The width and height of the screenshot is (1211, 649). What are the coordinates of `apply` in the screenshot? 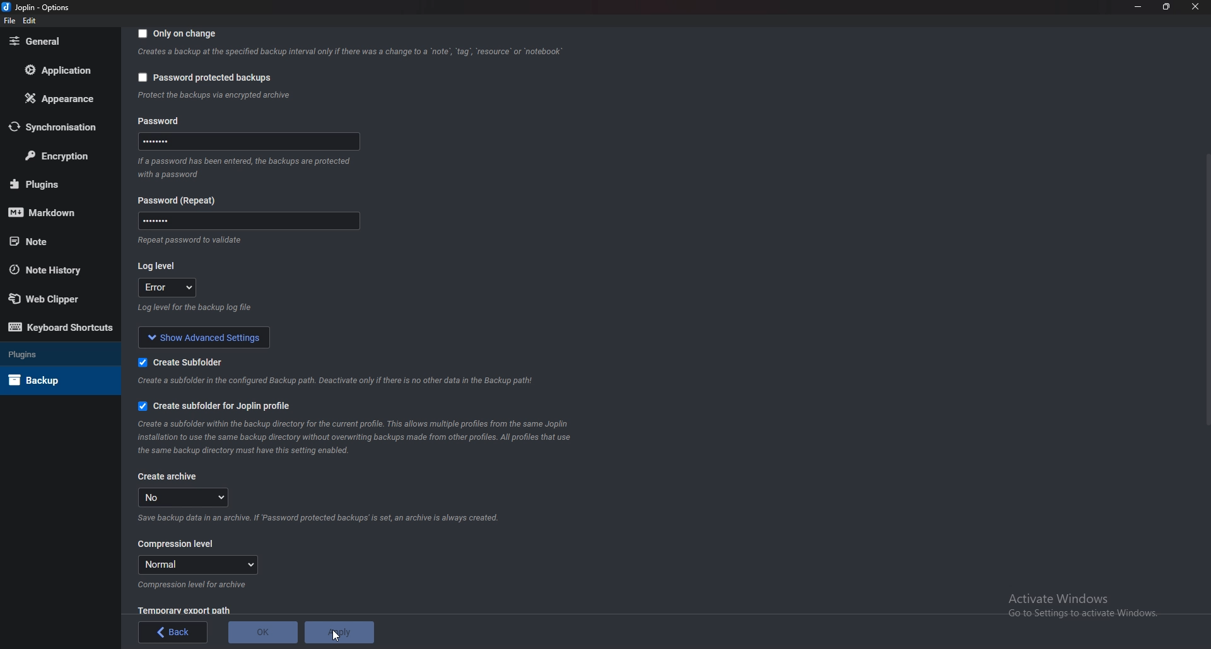 It's located at (342, 631).